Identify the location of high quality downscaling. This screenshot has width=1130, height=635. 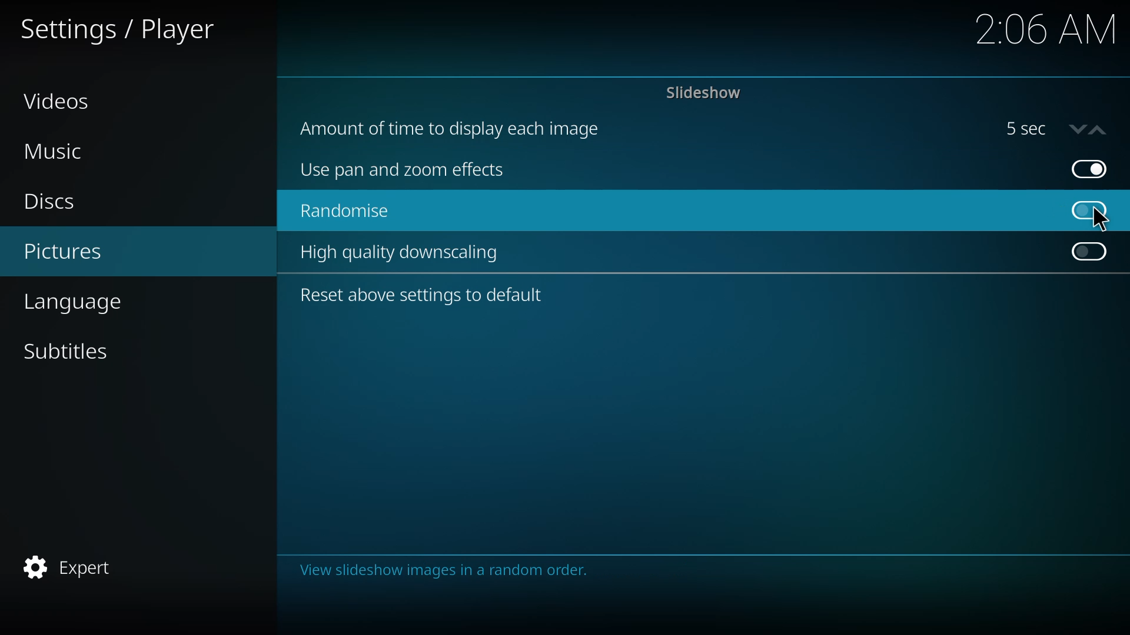
(403, 255).